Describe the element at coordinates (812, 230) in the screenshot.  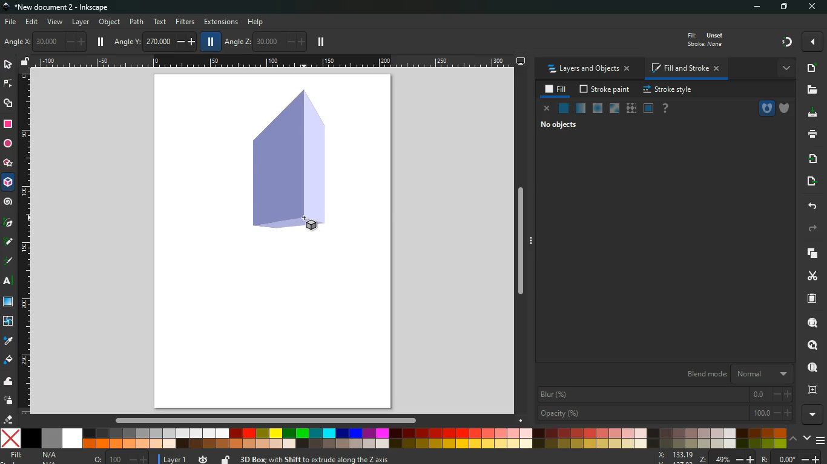
I see `forward` at that location.